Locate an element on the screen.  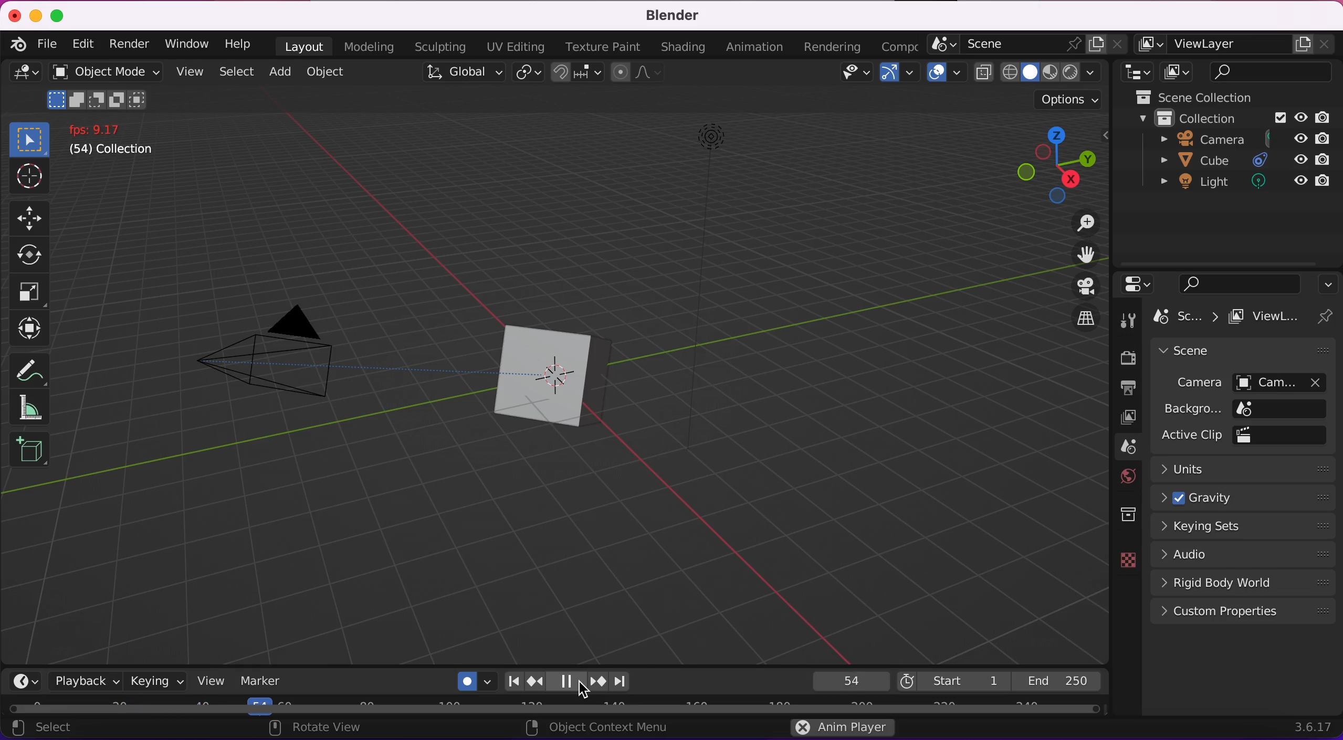
toggle the camera view is located at coordinates (1077, 285).